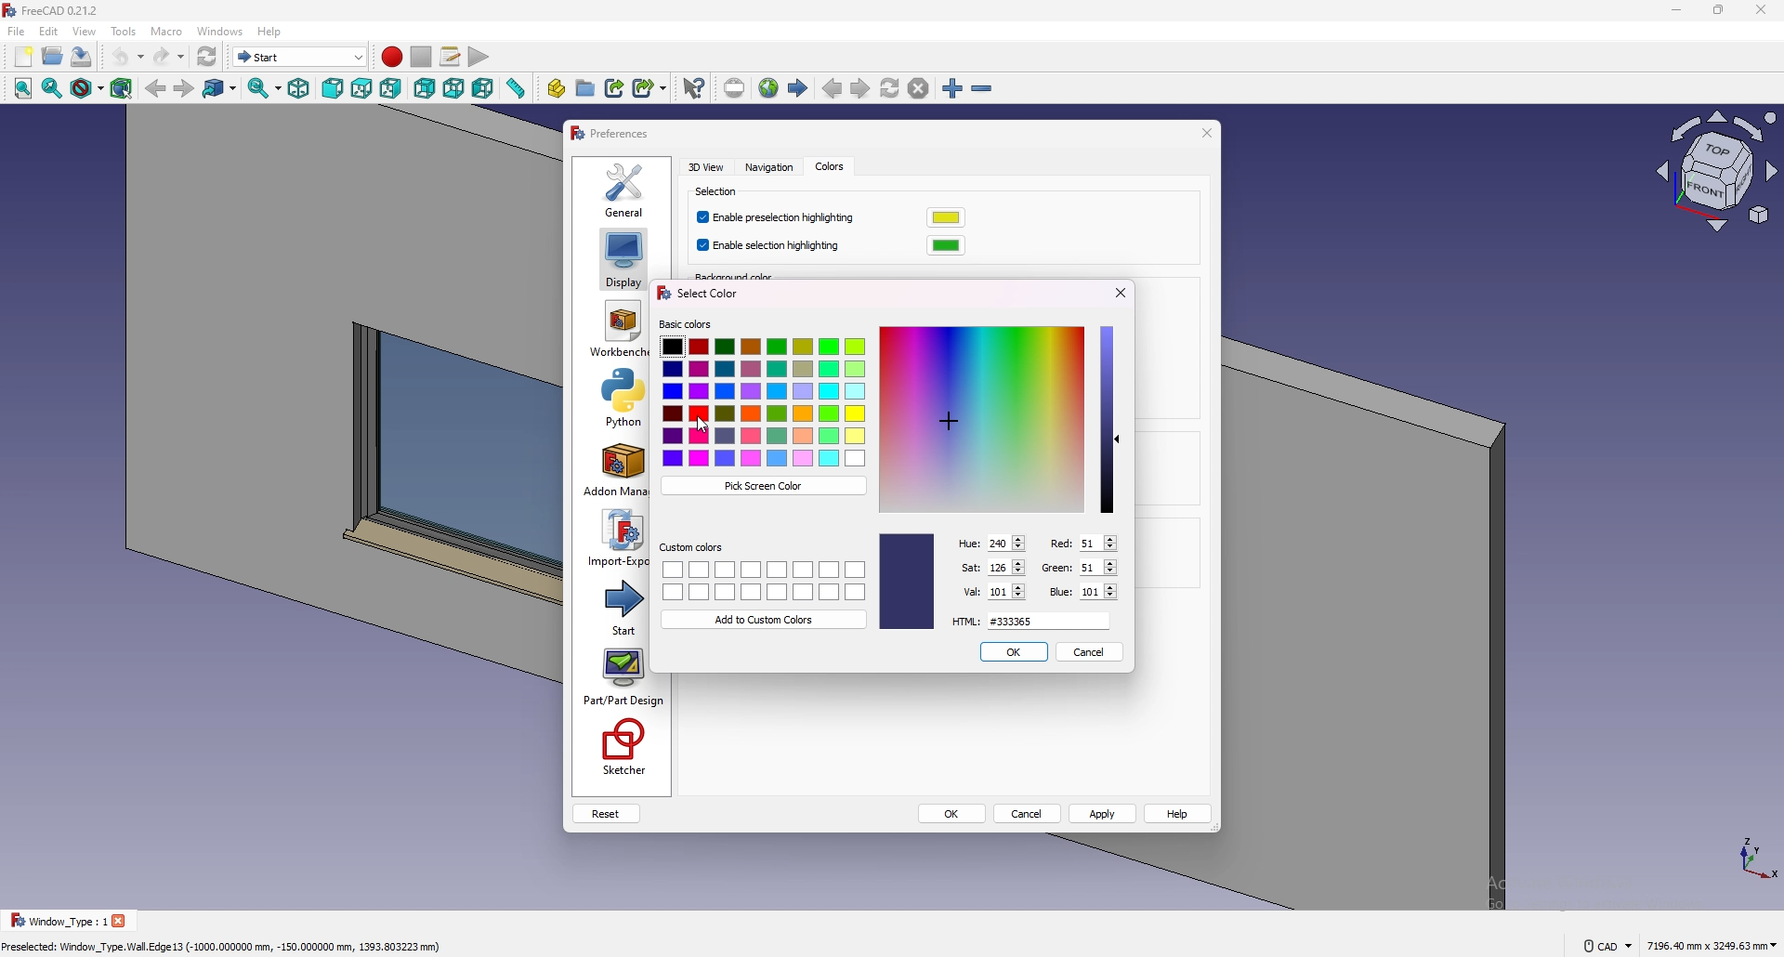  I want to click on preferences, so click(611, 134).